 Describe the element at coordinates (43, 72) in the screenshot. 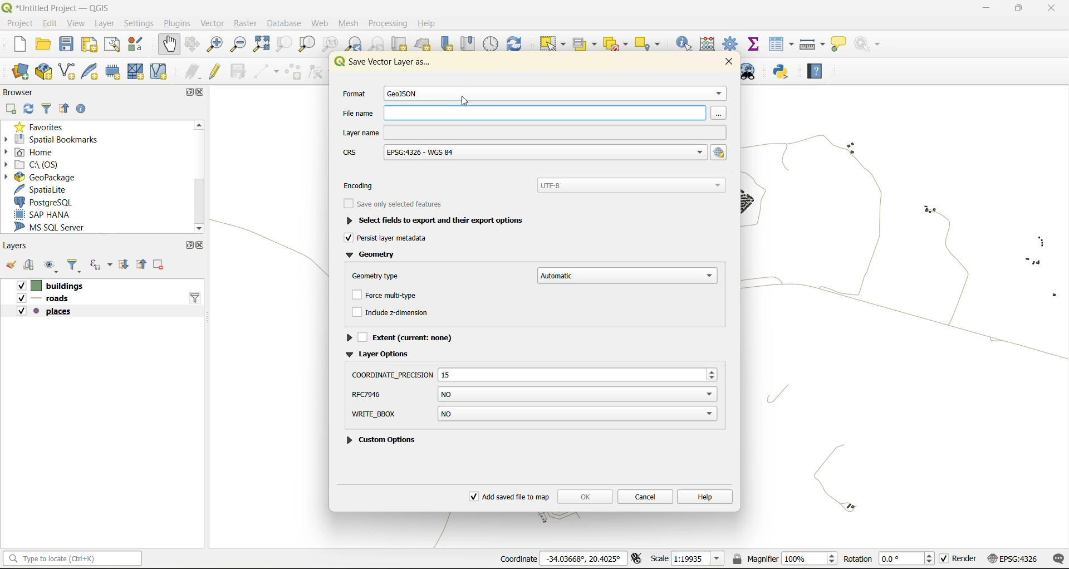

I see `new geopackage layer` at that location.